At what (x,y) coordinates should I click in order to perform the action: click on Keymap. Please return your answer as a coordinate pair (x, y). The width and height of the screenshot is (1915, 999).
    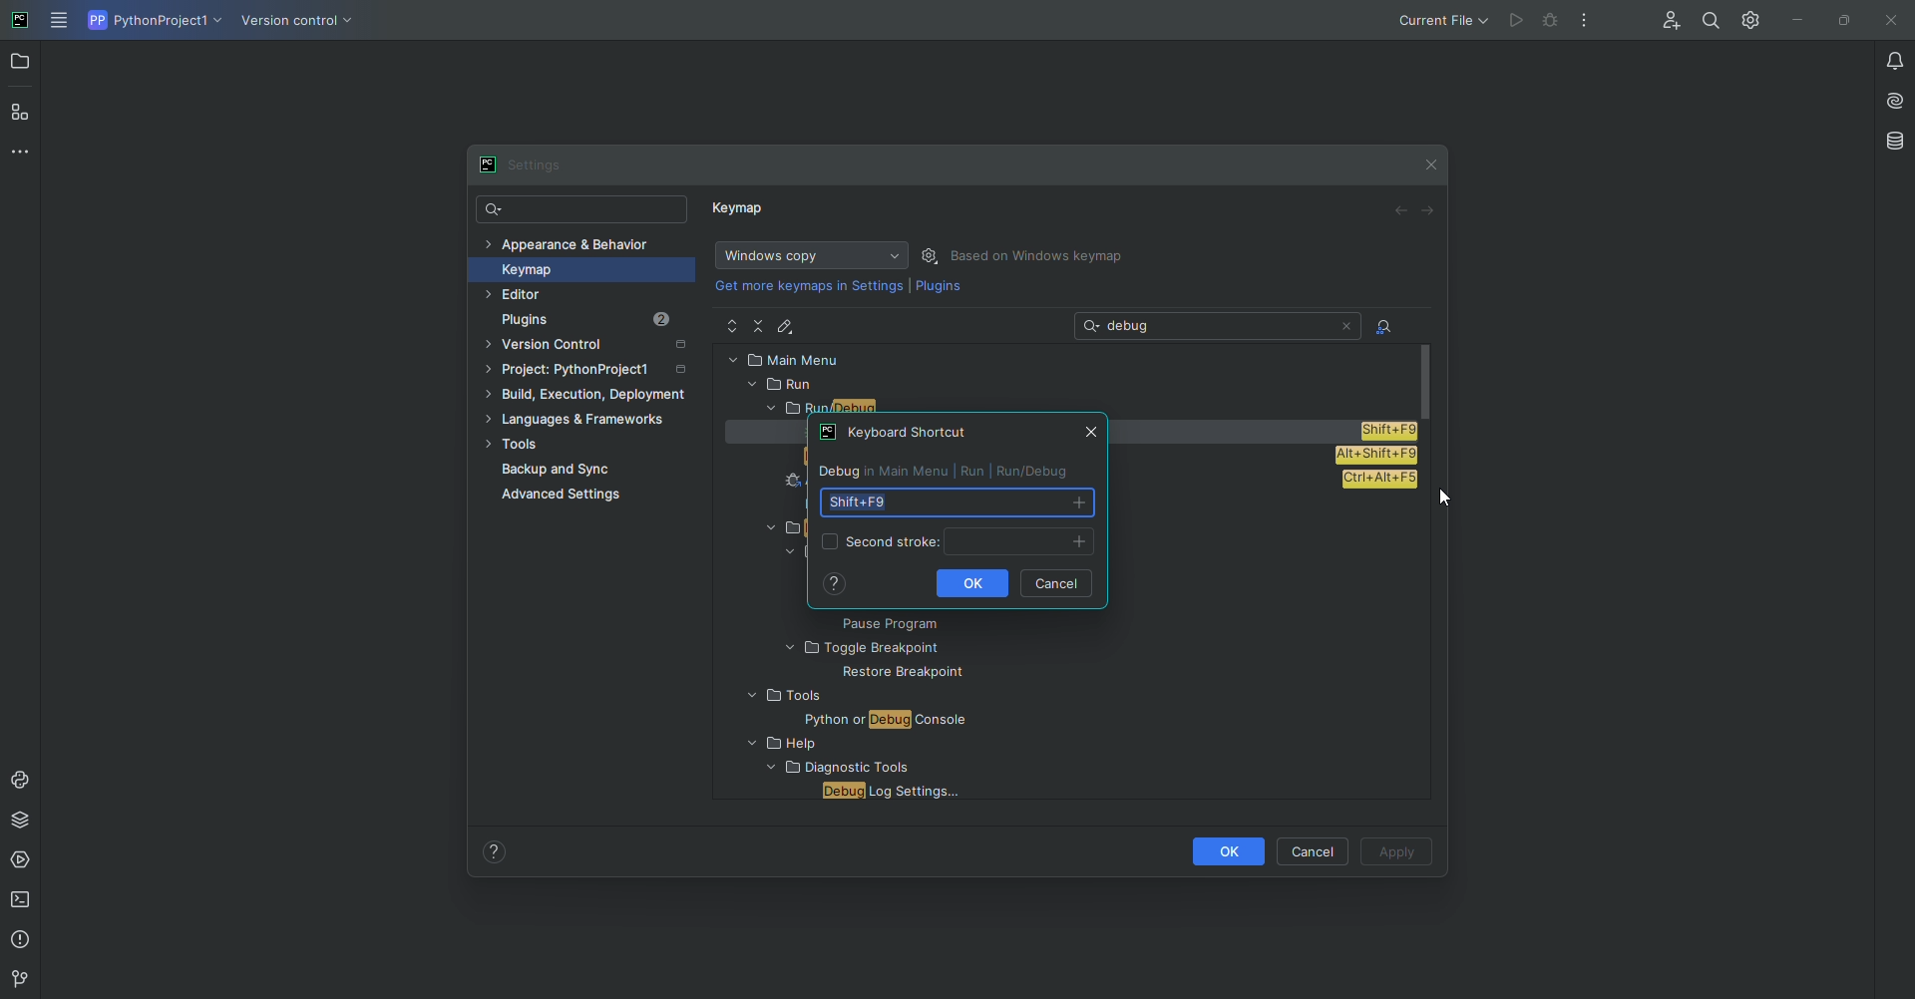
    Looking at the image, I should click on (574, 269).